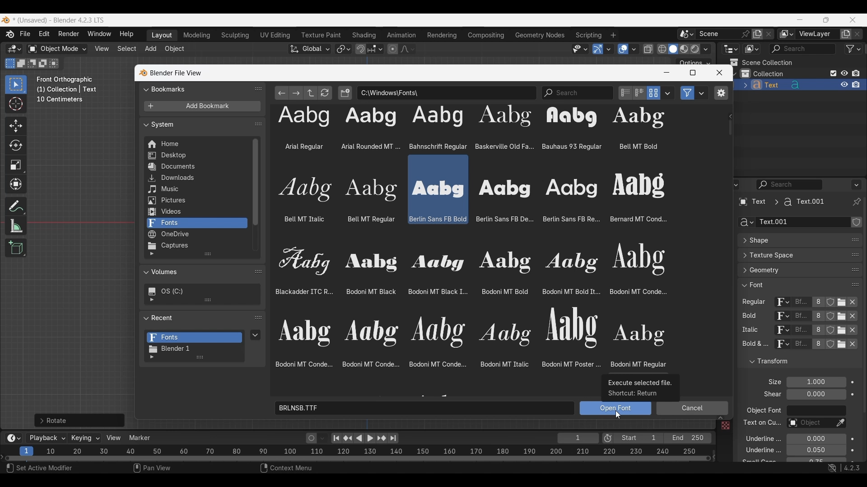 This screenshot has height=487, width=867. Describe the element at coordinates (817, 303) in the screenshot. I see `Display number of users of this data for respective attribute` at that location.